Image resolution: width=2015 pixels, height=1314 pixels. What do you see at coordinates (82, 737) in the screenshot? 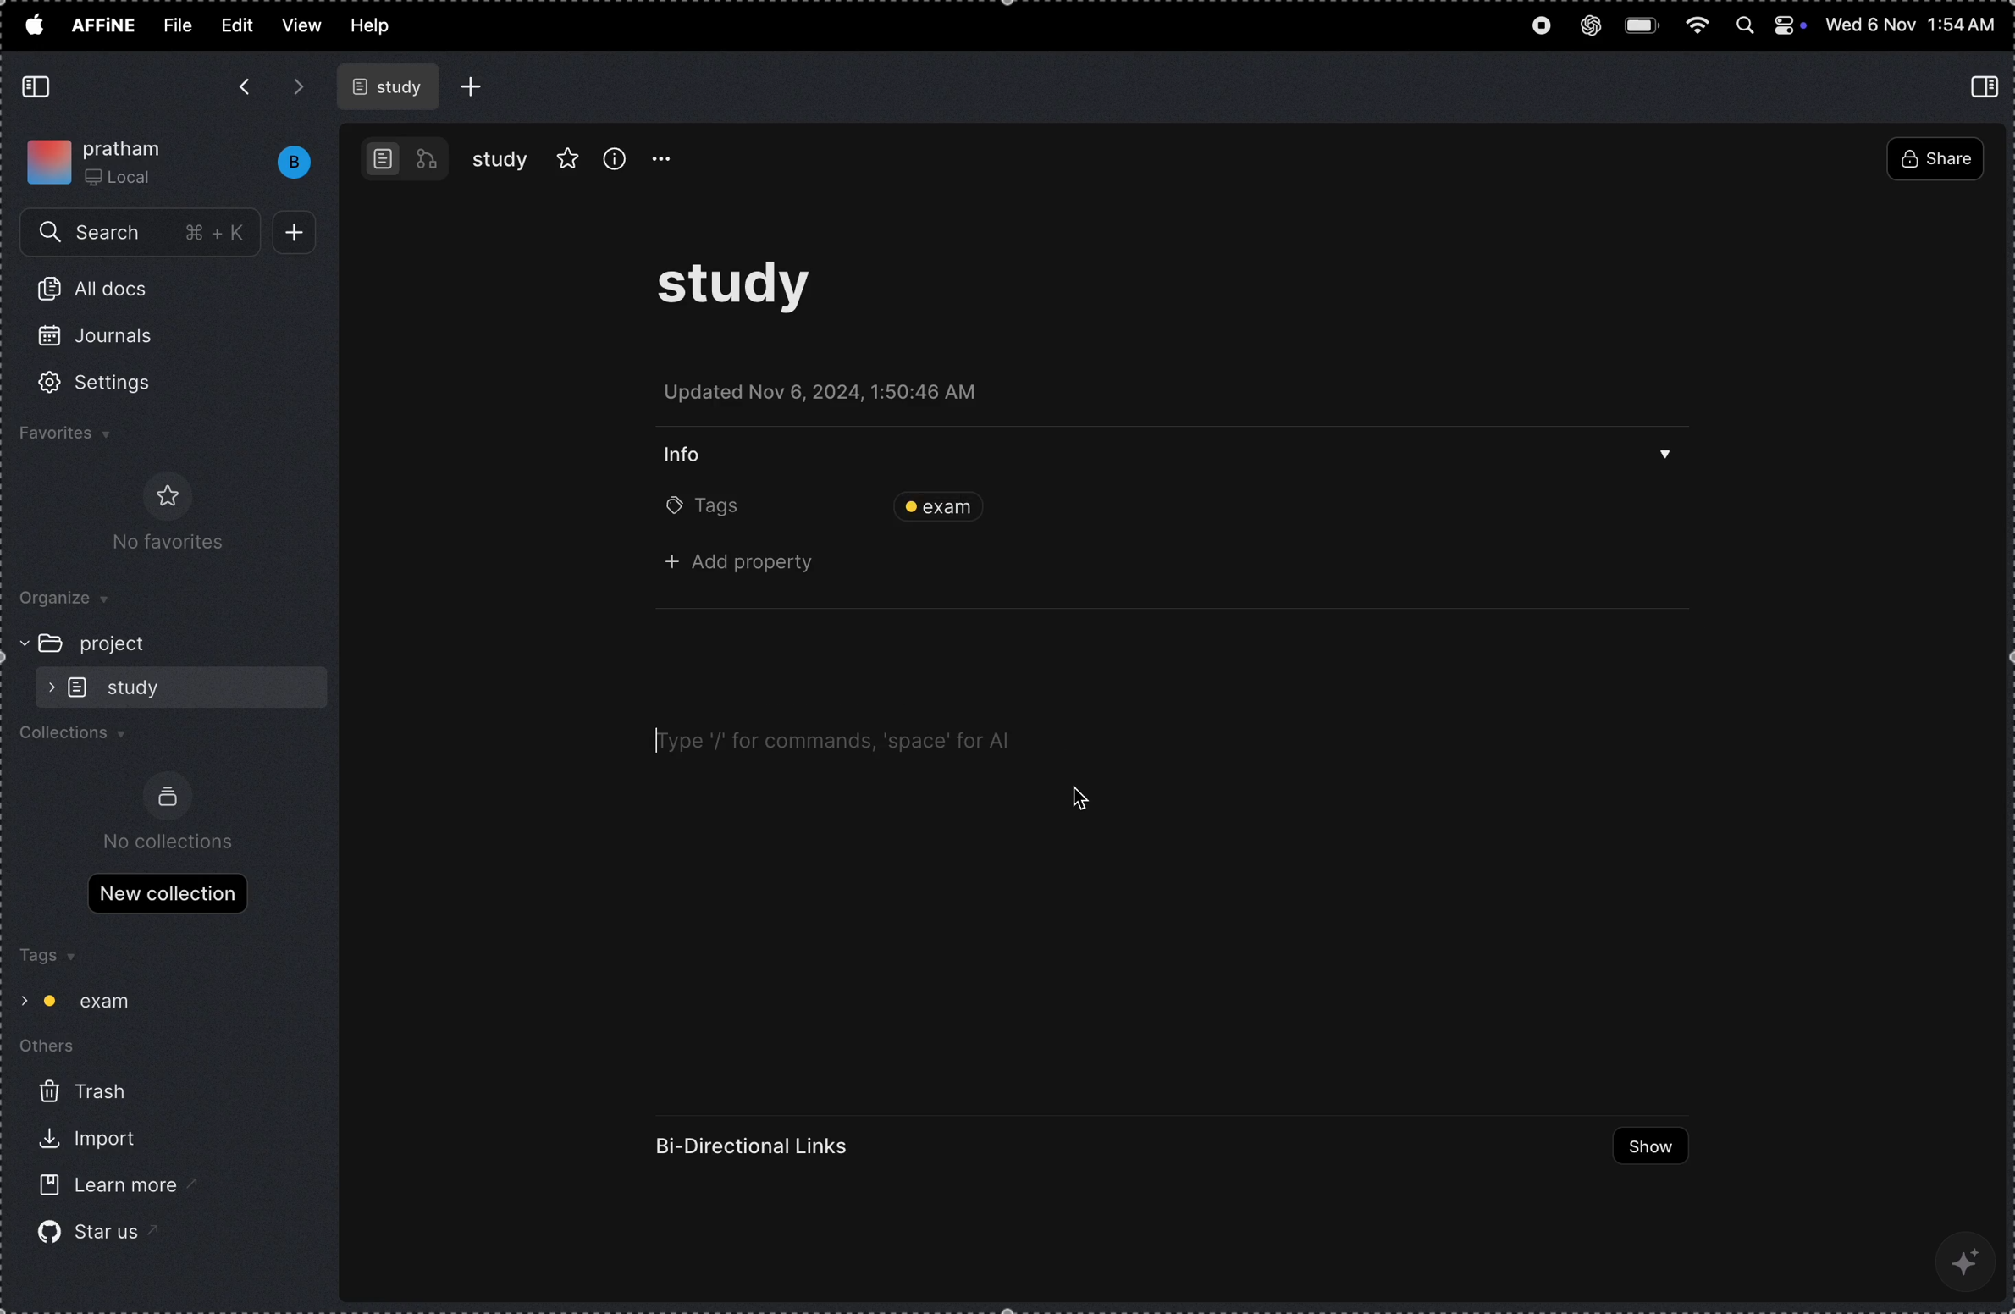
I see `collections` at bounding box center [82, 737].